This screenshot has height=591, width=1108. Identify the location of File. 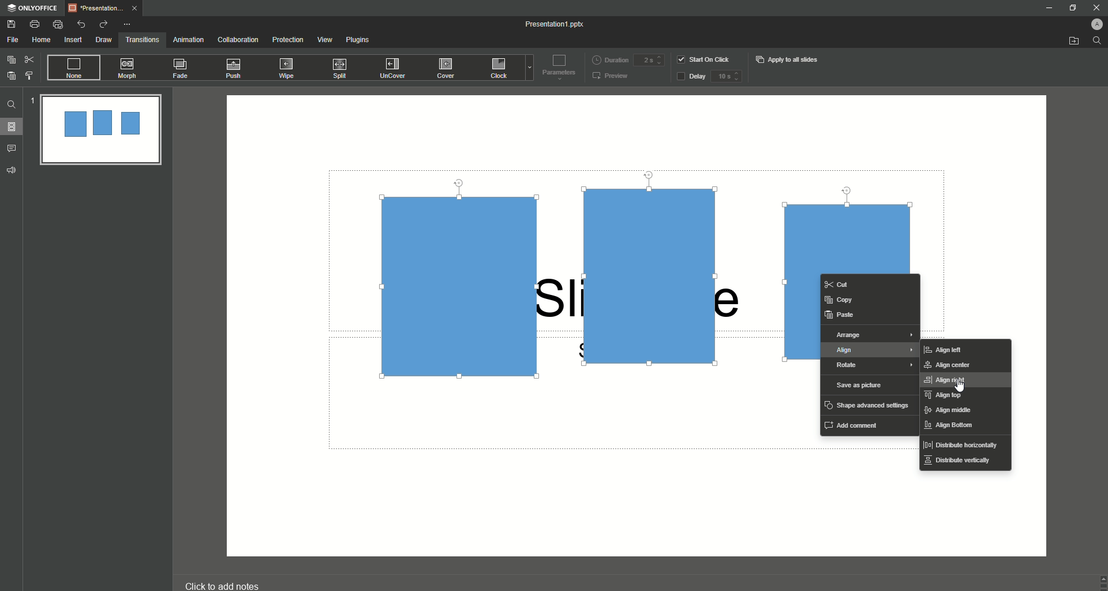
(13, 40).